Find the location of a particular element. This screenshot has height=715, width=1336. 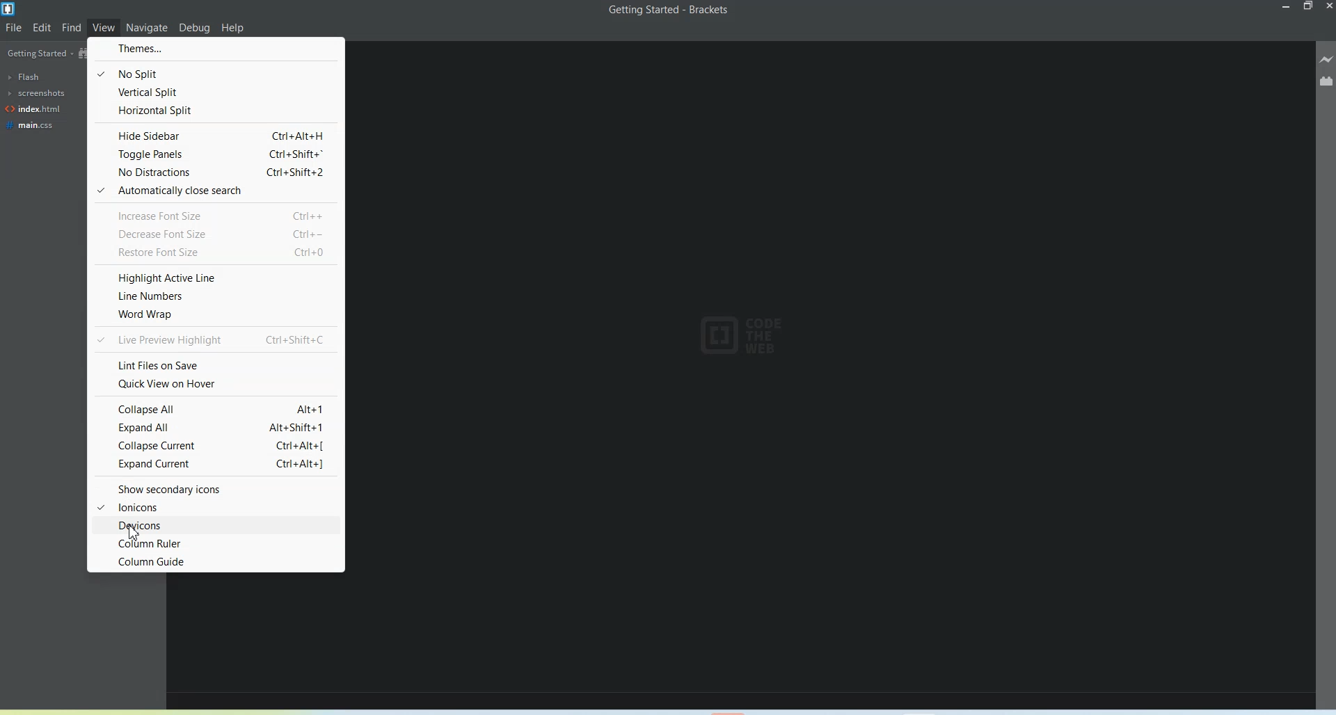

Flash is located at coordinates (25, 77).